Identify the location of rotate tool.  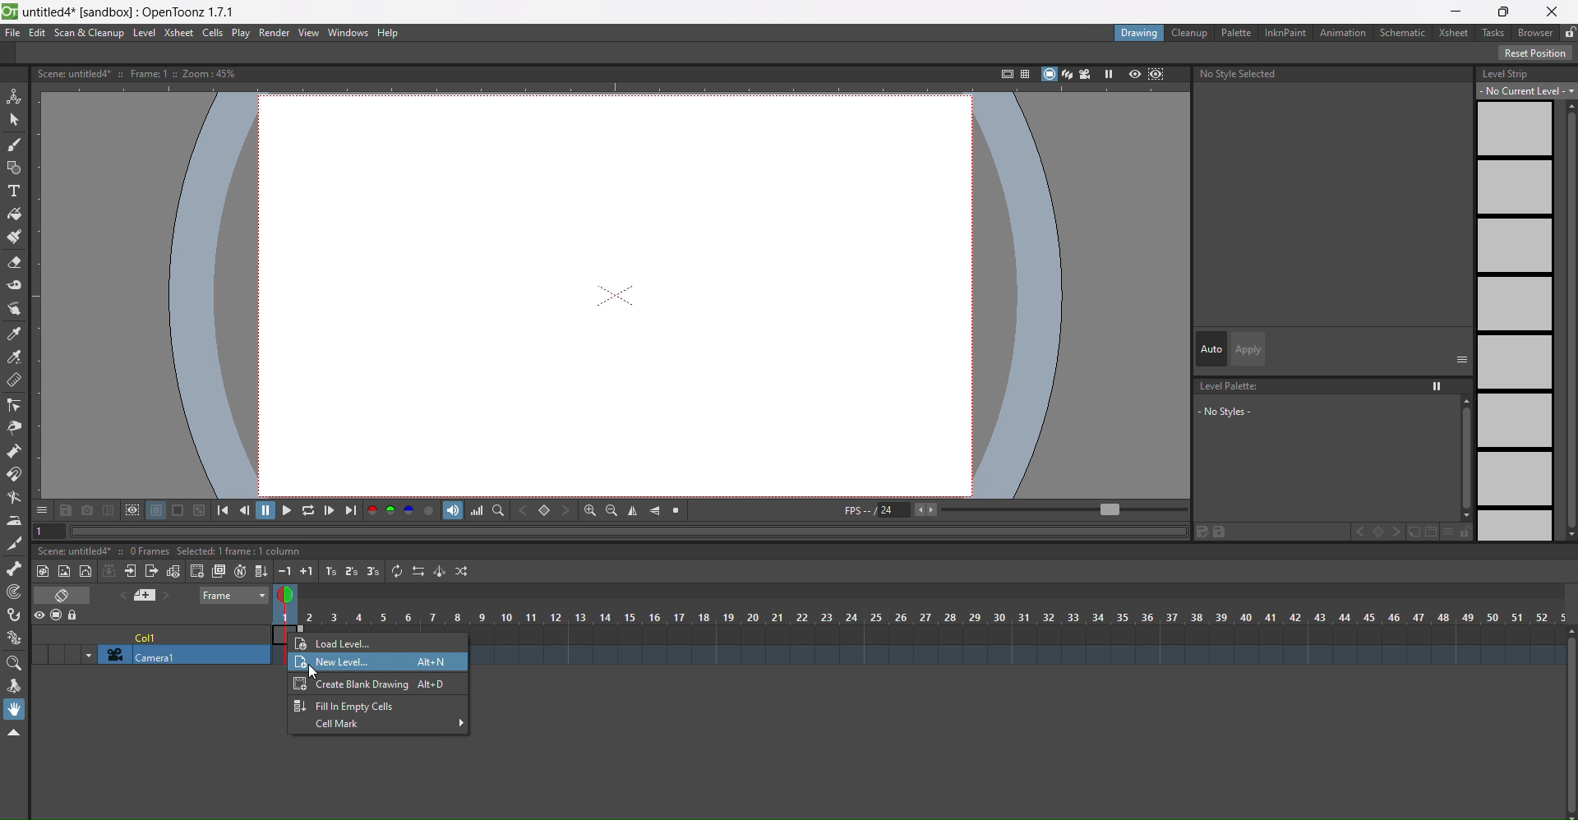
(13, 687).